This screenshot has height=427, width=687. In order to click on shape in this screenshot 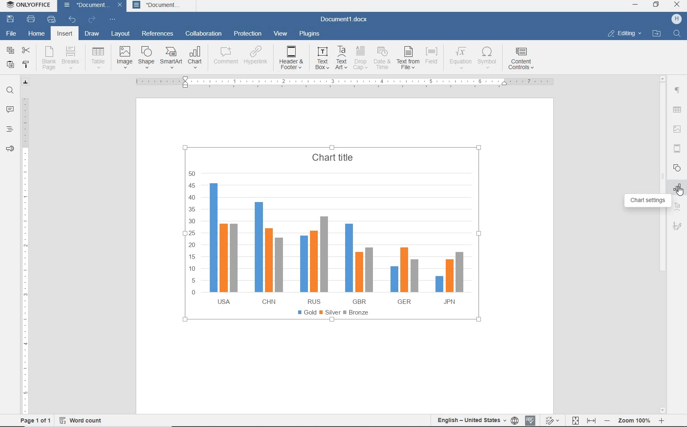, I will do `click(677, 168)`.